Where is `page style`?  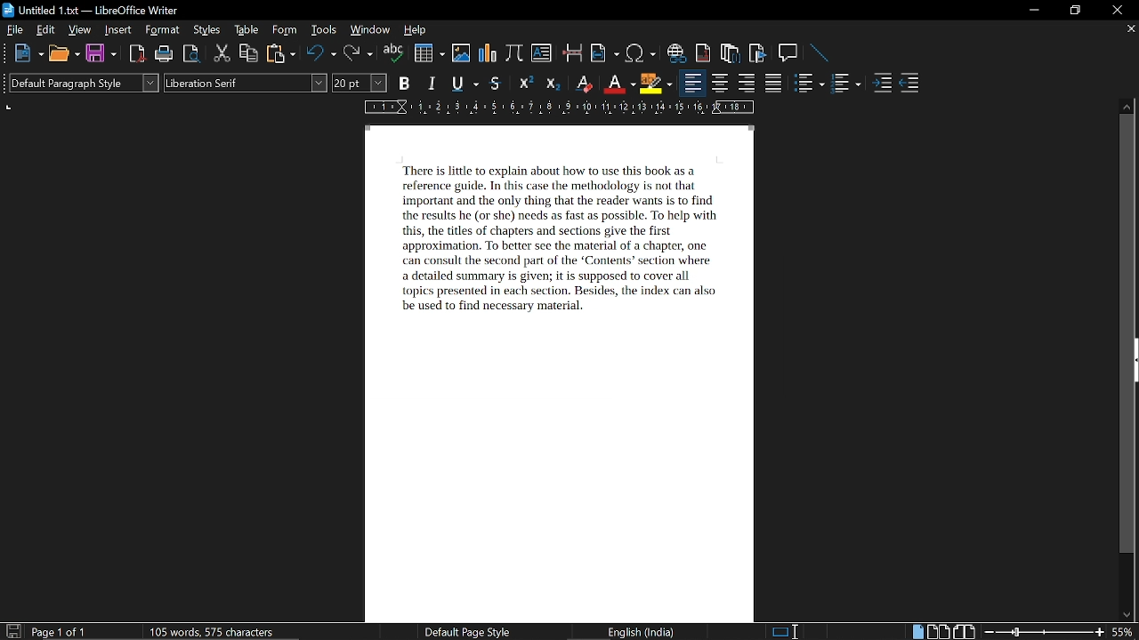 page style is located at coordinates (464, 631).